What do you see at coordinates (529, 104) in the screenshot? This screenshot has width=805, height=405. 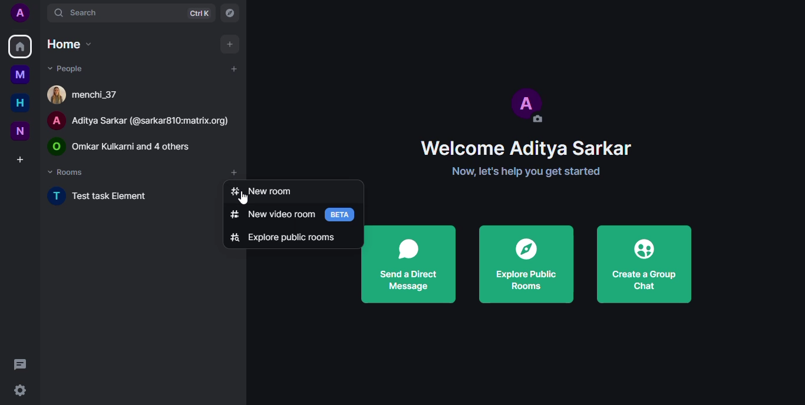 I see `profile` at bounding box center [529, 104].